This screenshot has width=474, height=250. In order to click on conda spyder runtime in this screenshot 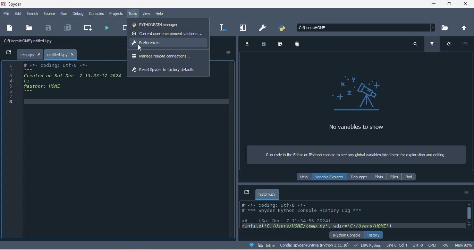, I will do `click(316, 245)`.